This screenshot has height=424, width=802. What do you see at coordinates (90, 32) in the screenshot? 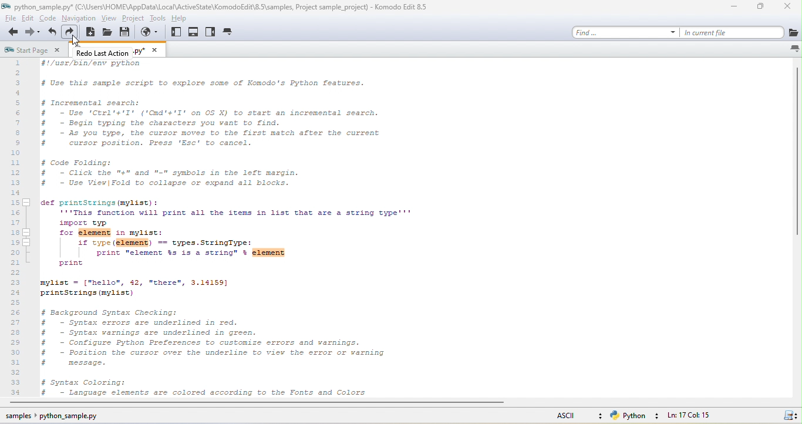
I see `new` at bounding box center [90, 32].